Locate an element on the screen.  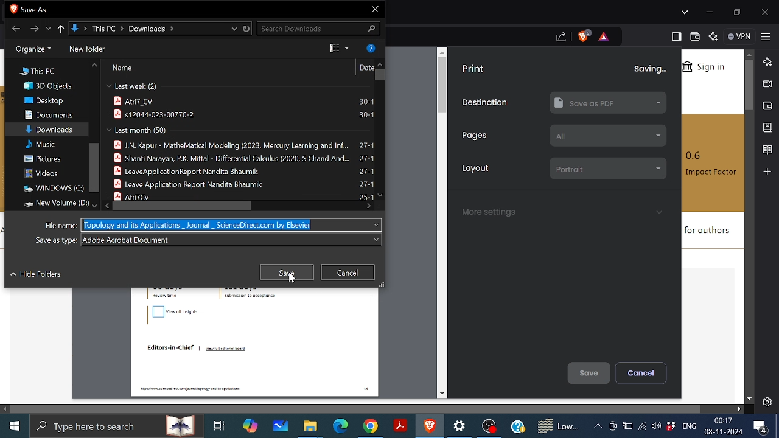
Back to downloads is located at coordinates (15, 29).